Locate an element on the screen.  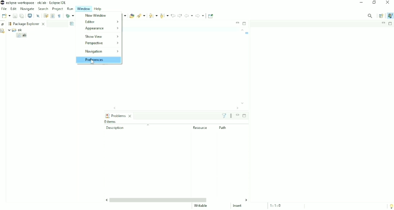
Save is located at coordinates (15, 16).